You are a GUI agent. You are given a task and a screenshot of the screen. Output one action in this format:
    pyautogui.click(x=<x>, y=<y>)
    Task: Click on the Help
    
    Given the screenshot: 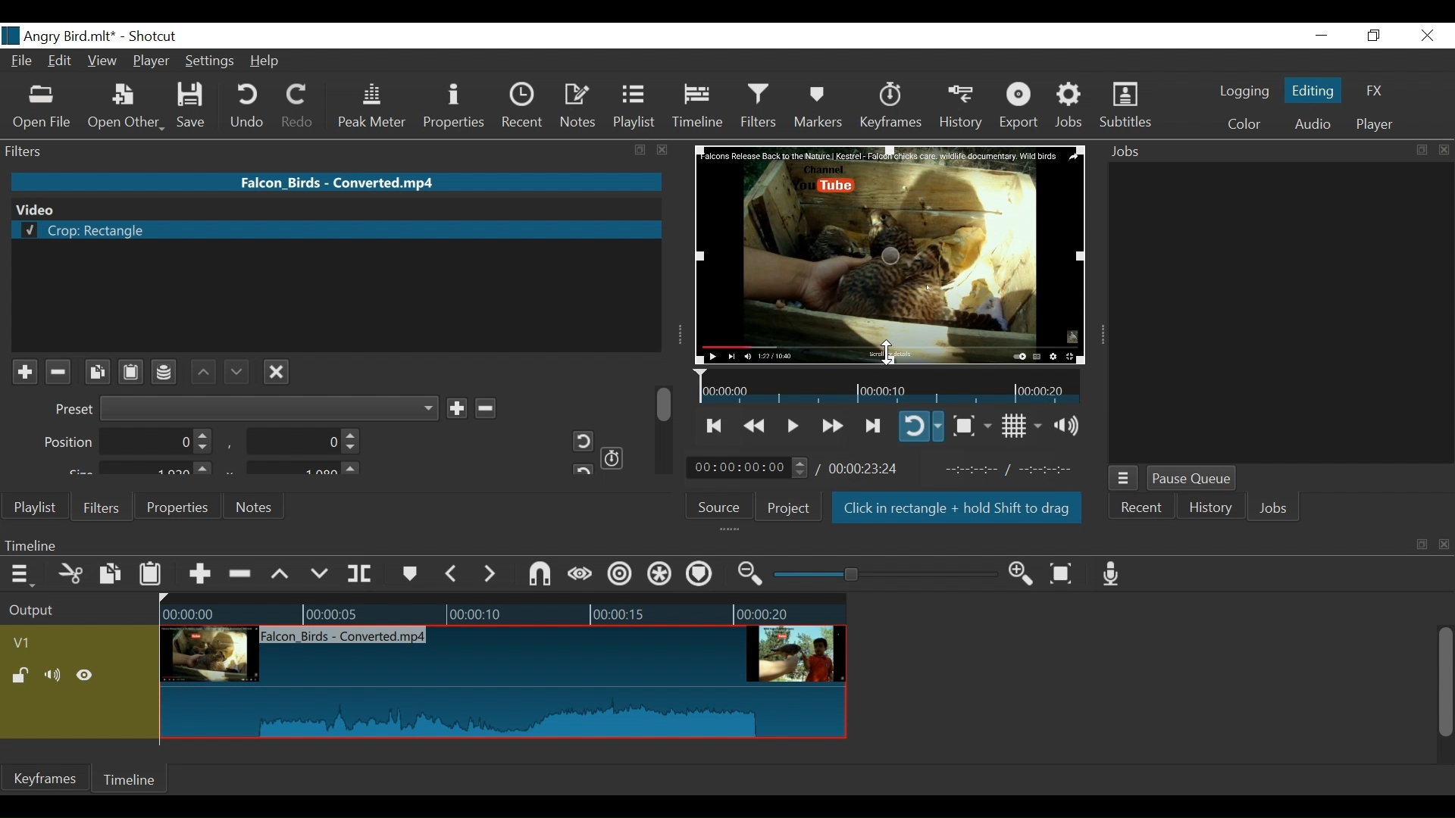 What is the action you would take?
    pyautogui.click(x=270, y=61)
    